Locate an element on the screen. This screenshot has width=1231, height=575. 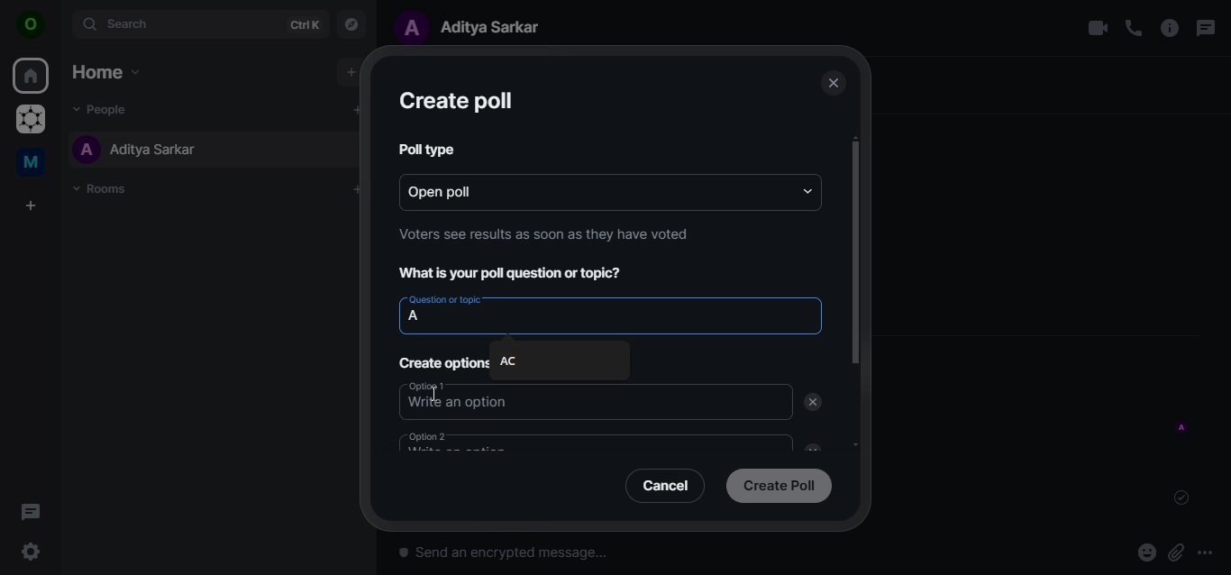
react is located at coordinates (1147, 554).